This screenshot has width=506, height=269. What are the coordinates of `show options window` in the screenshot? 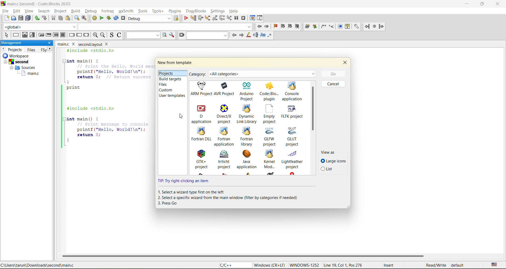 It's located at (173, 35).